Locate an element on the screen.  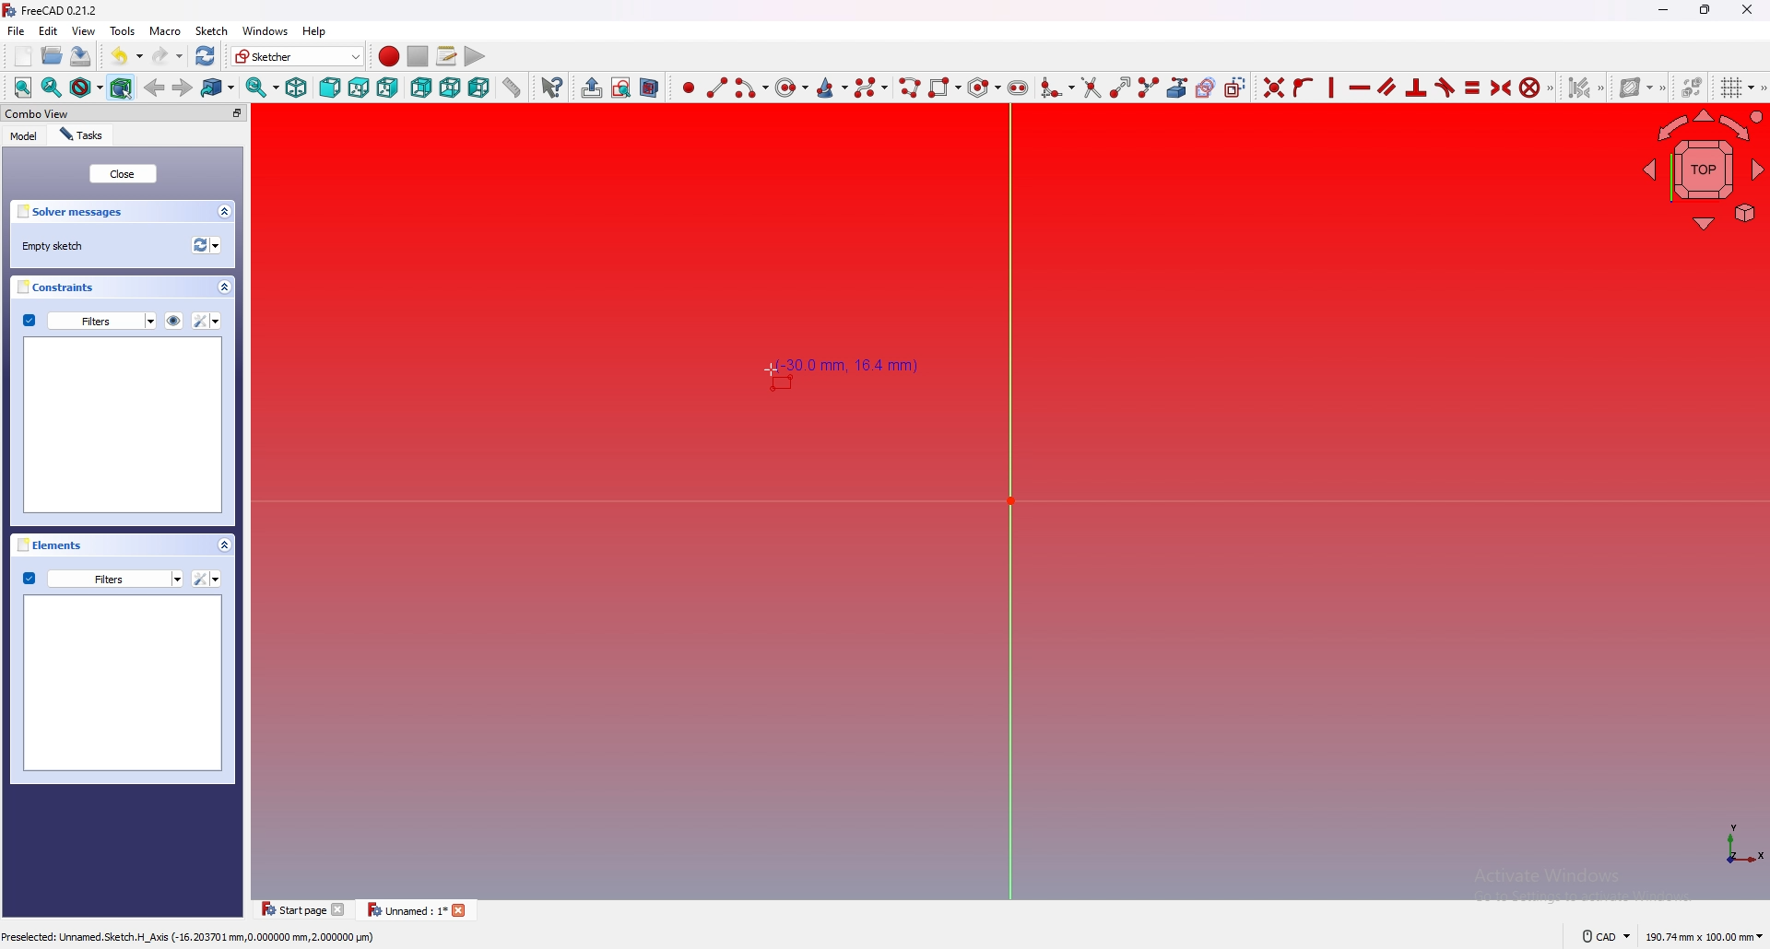
empty sketch is located at coordinates (55, 246).